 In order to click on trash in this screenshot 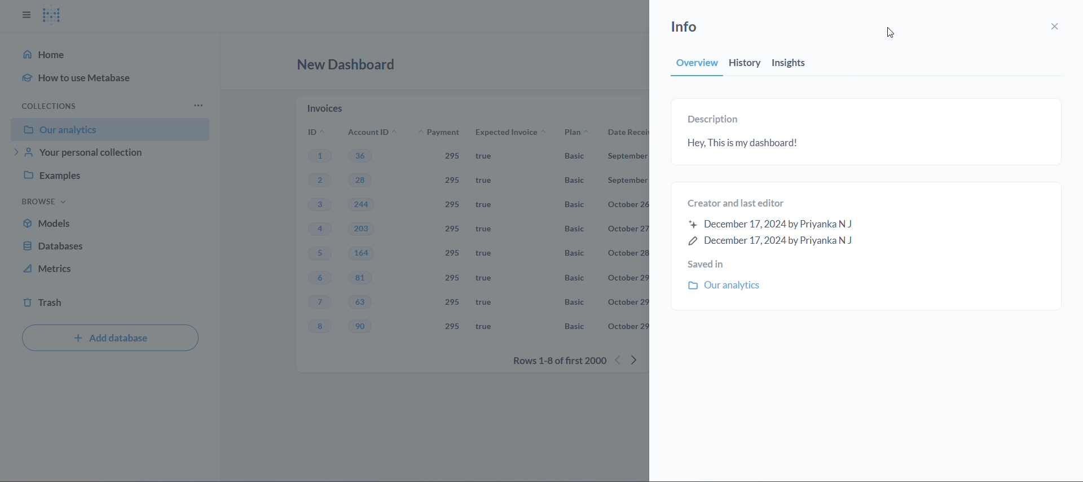, I will do `click(112, 303)`.